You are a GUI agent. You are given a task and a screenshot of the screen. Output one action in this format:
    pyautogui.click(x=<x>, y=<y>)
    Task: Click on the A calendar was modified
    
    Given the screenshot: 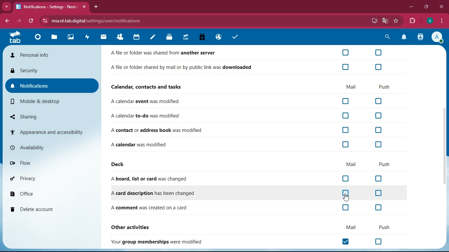 What is the action you would take?
    pyautogui.click(x=146, y=144)
    